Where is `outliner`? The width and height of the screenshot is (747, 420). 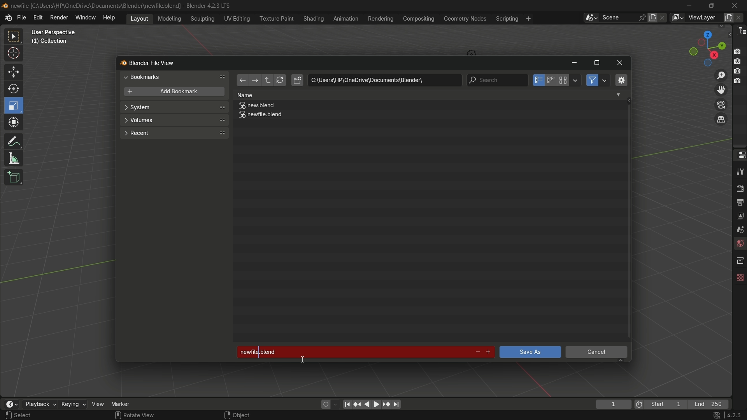 outliner is located at coordinates (740, 30).